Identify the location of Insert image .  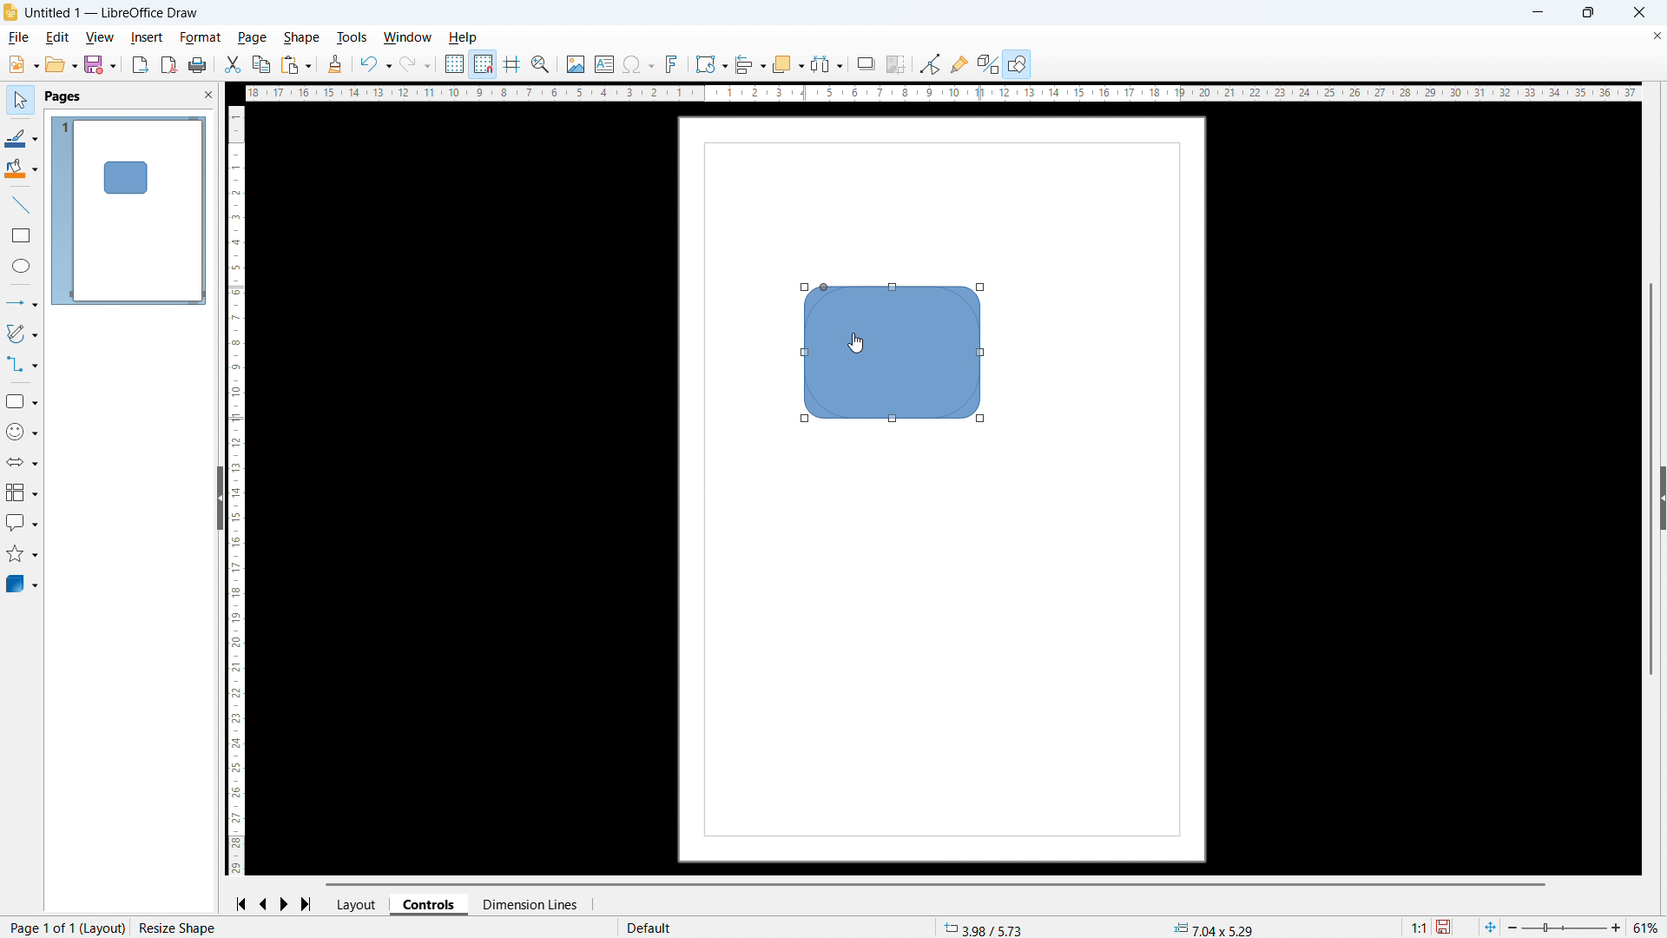
(575, 63).